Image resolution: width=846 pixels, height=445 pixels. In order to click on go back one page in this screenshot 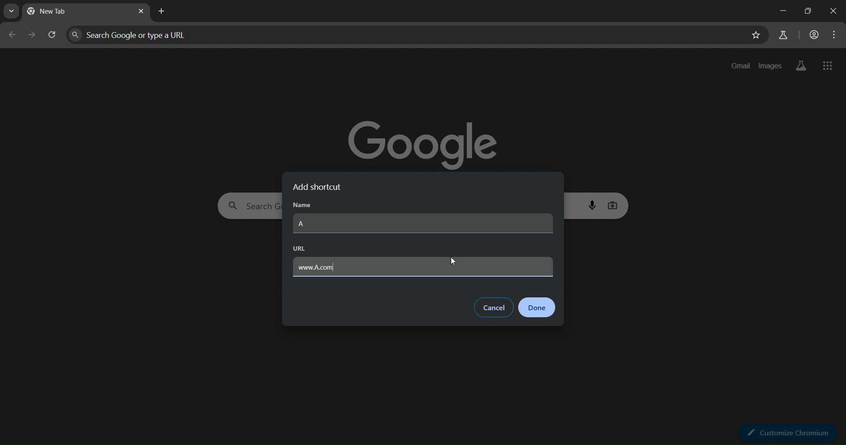, I will do `click(12, 37)`.